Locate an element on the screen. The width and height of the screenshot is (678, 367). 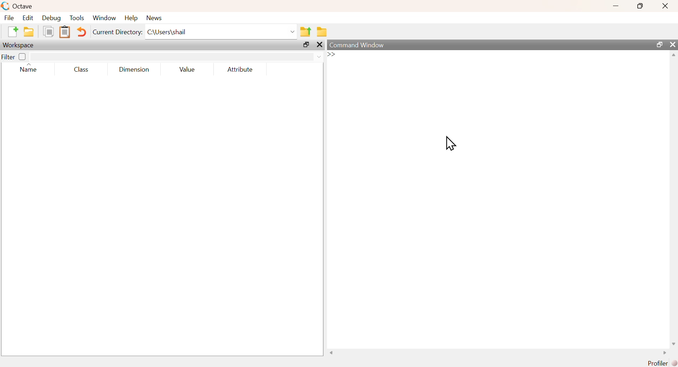
Help is located at coordinates (131, 18).